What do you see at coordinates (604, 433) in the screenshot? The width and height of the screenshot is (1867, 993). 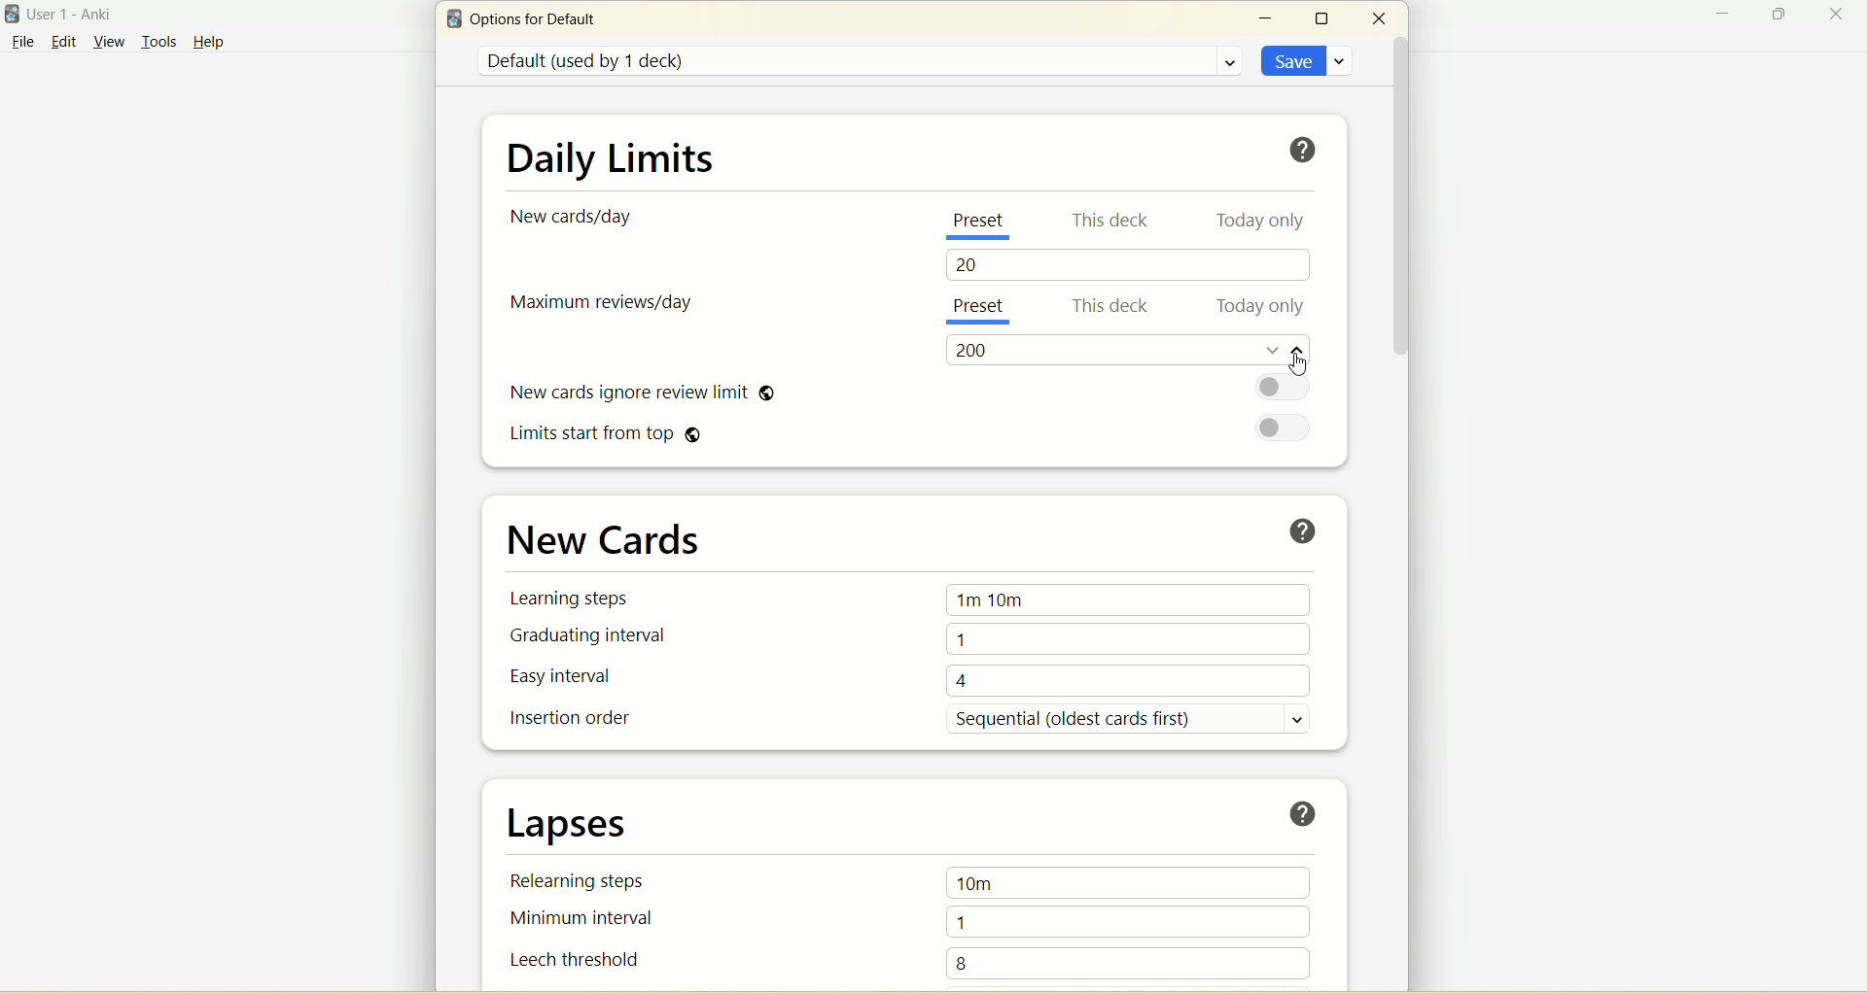 I see `limits start from top` at bounding box center [604, 433].